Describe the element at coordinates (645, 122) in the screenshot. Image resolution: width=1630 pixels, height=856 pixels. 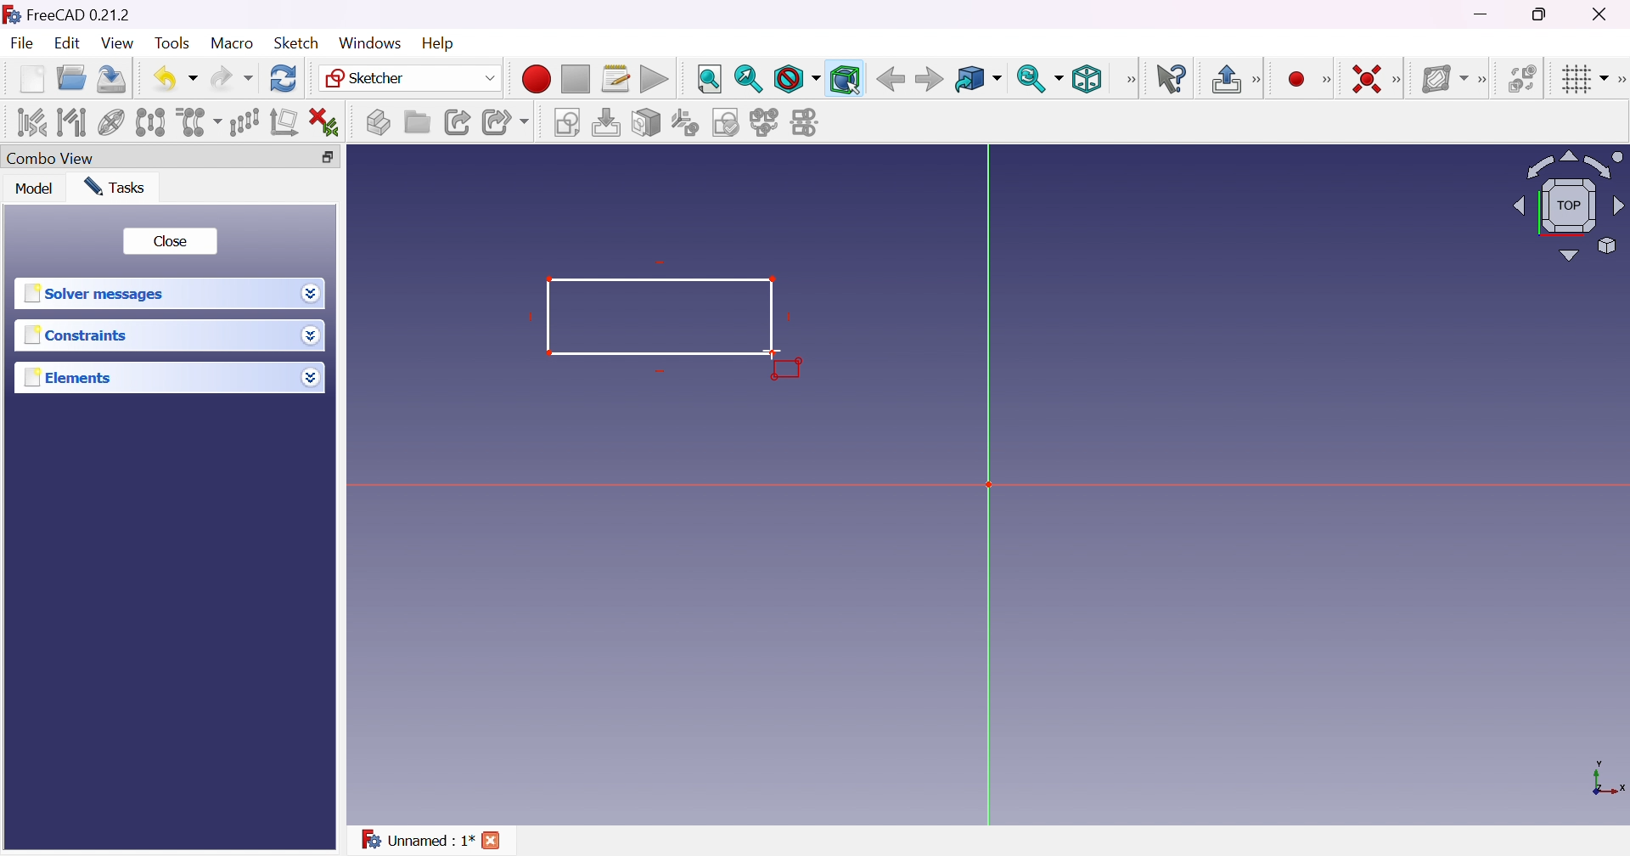
I see `Map sketch to face` at that location.